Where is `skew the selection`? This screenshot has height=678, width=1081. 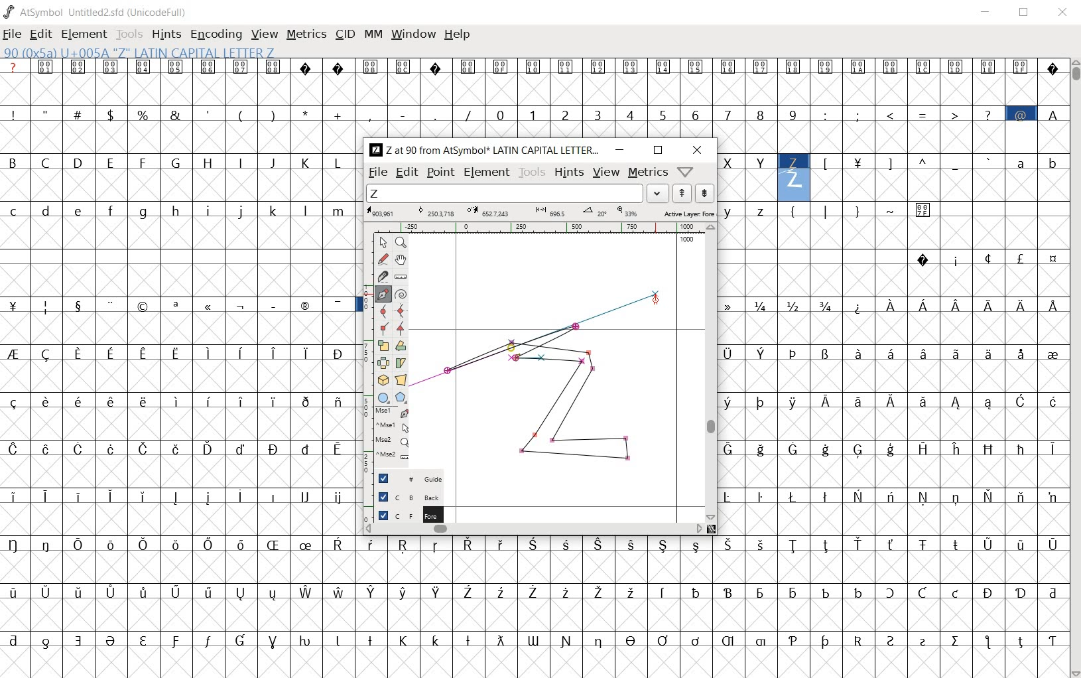 skew the selection is located at coordinates (401, 362).